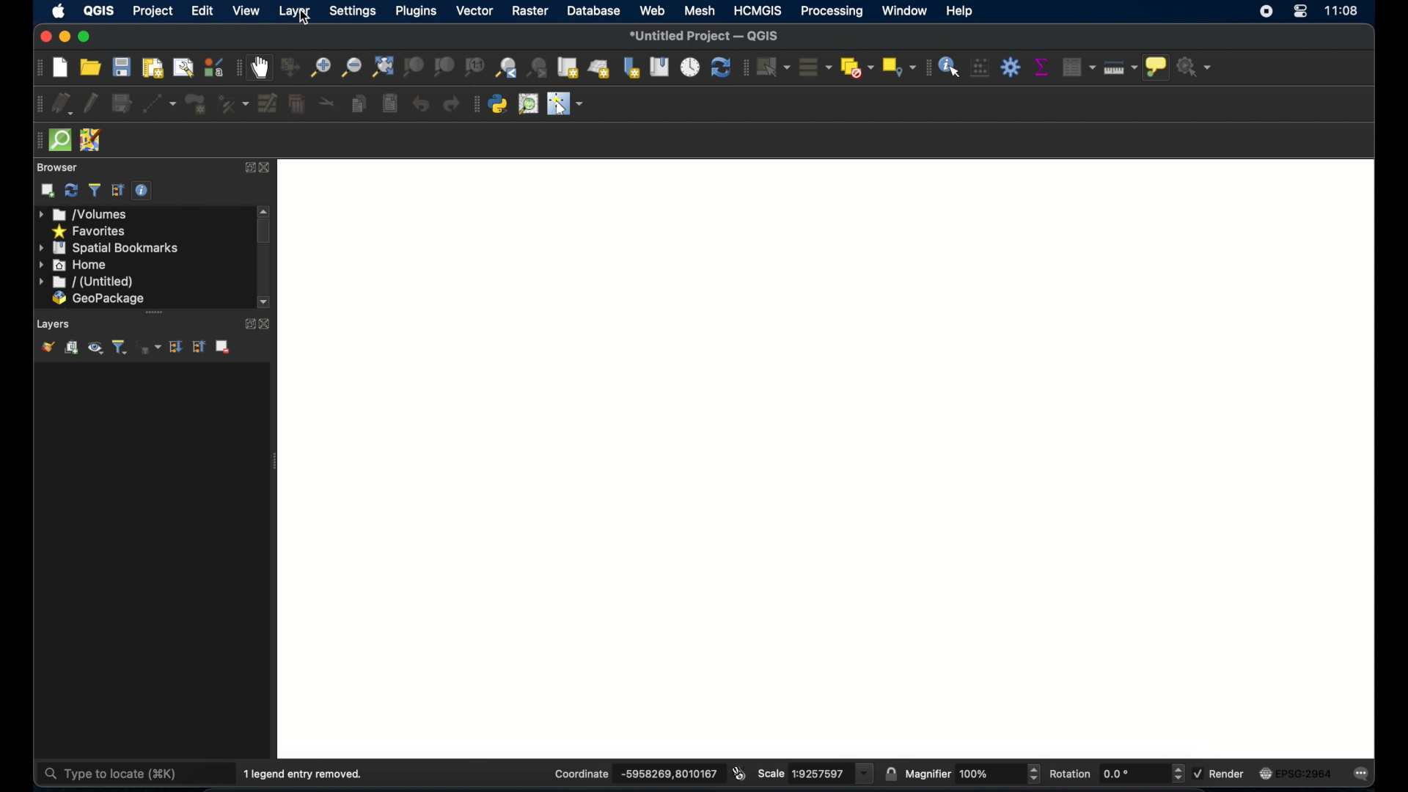 Image resolution: width=1408 pixels, height=792 pixels. I want to click on map navigation toolbar, so click(239, 67).